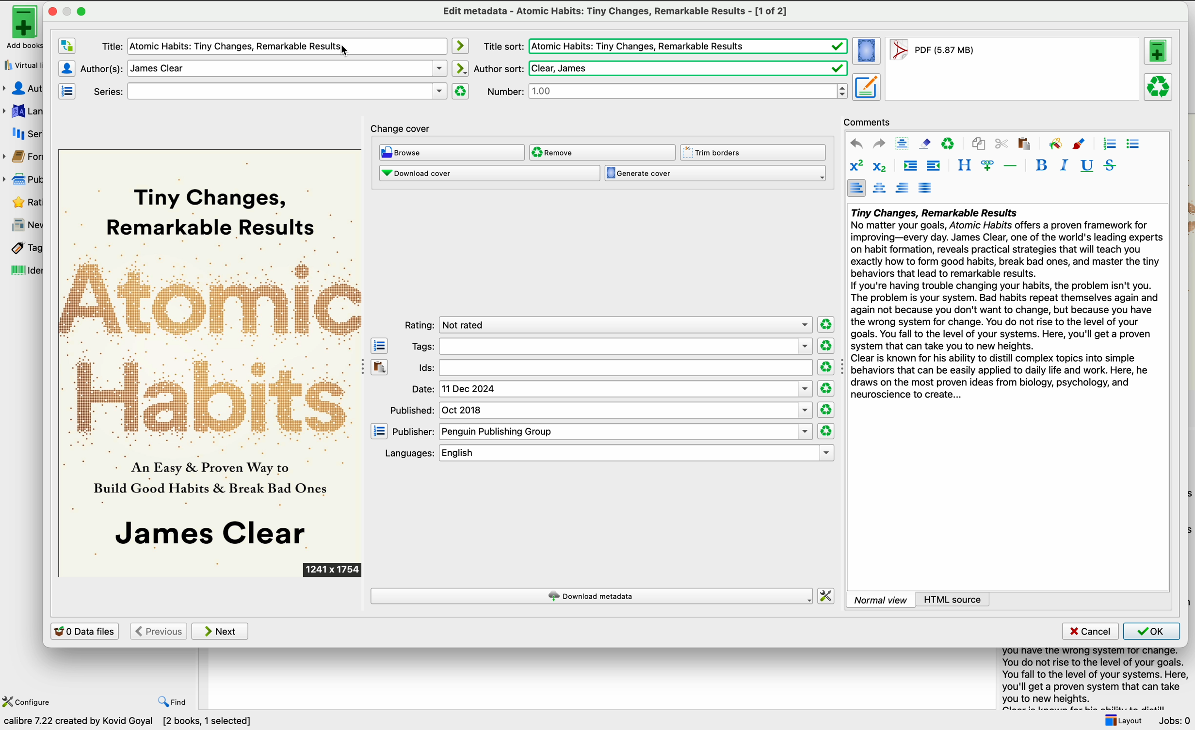 This screenshot has height=730, width=1195. Describe the element at coordinates (1055, 143) in the screenshot. I see `background color` at that location.